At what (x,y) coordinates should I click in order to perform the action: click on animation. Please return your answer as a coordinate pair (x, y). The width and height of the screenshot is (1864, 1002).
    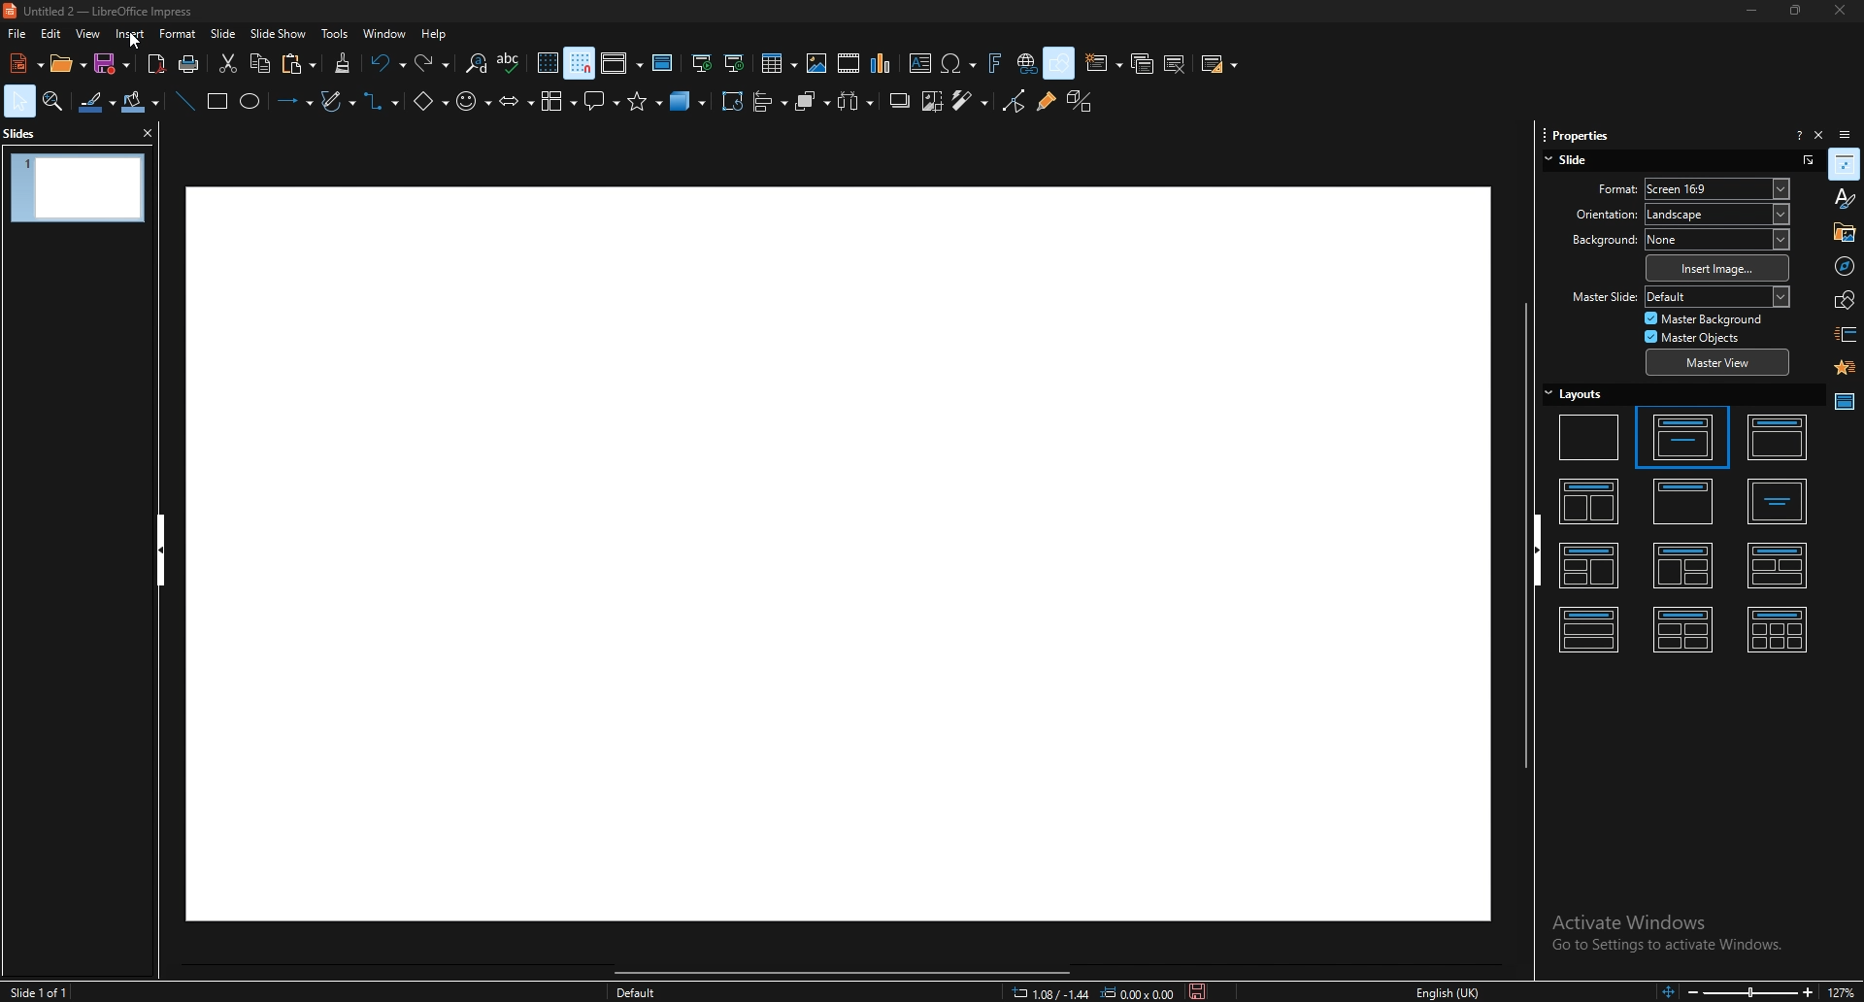
    Looking at the image, I should click on (1844, 368).